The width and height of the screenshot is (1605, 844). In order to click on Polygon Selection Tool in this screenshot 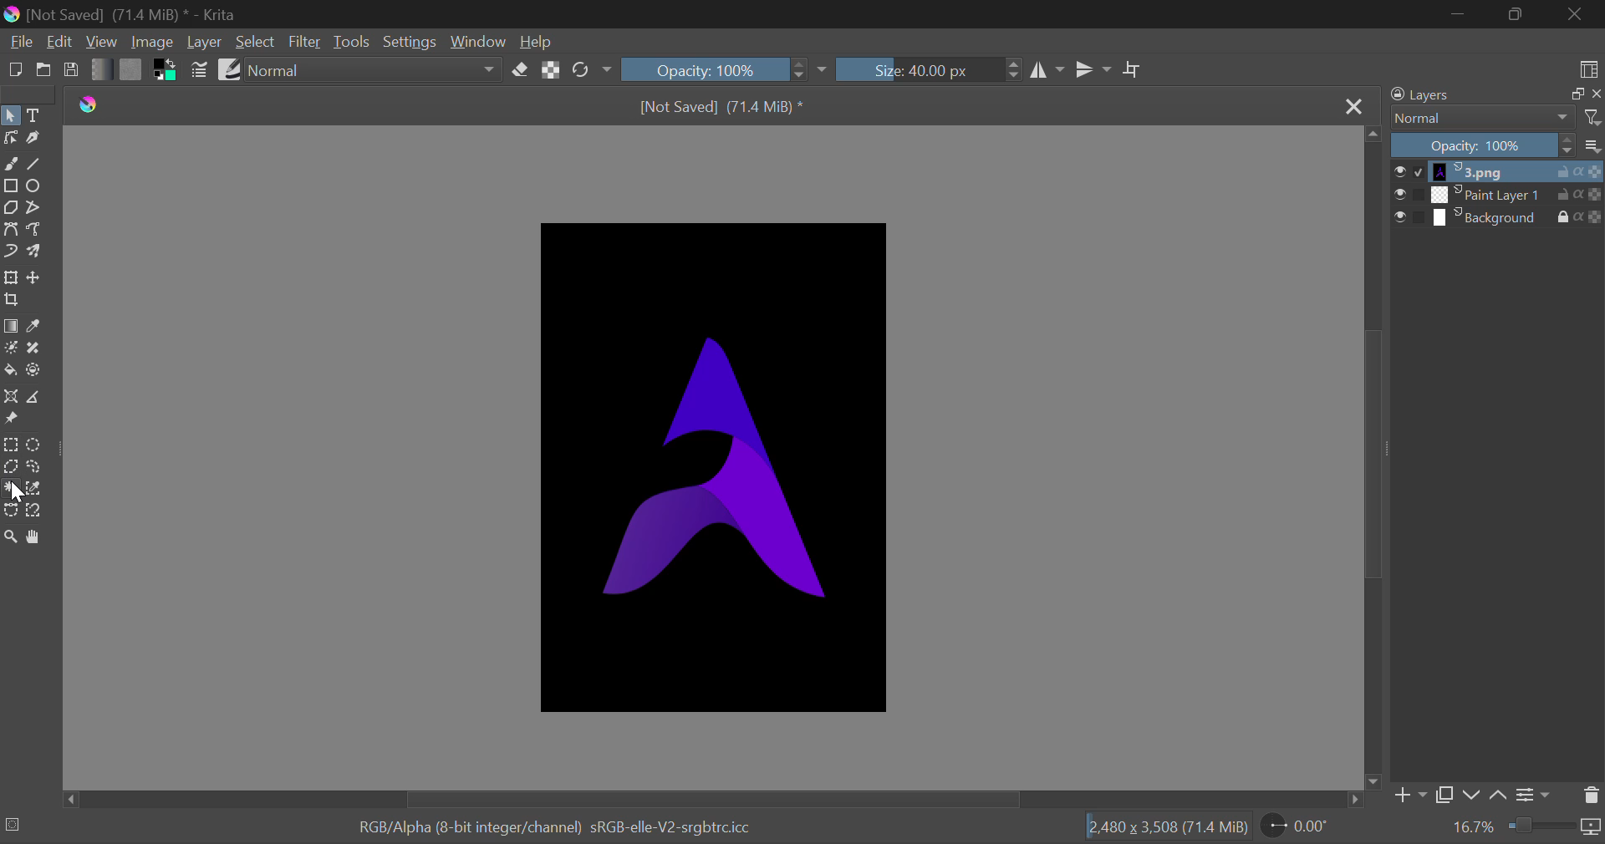, I will do `click(10, 468)`.